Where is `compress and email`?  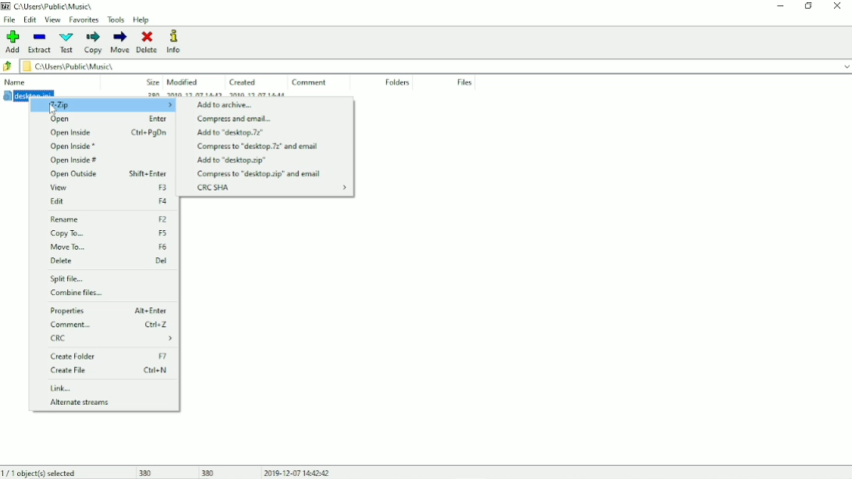
compress and email is located at coordinates (235, 119).